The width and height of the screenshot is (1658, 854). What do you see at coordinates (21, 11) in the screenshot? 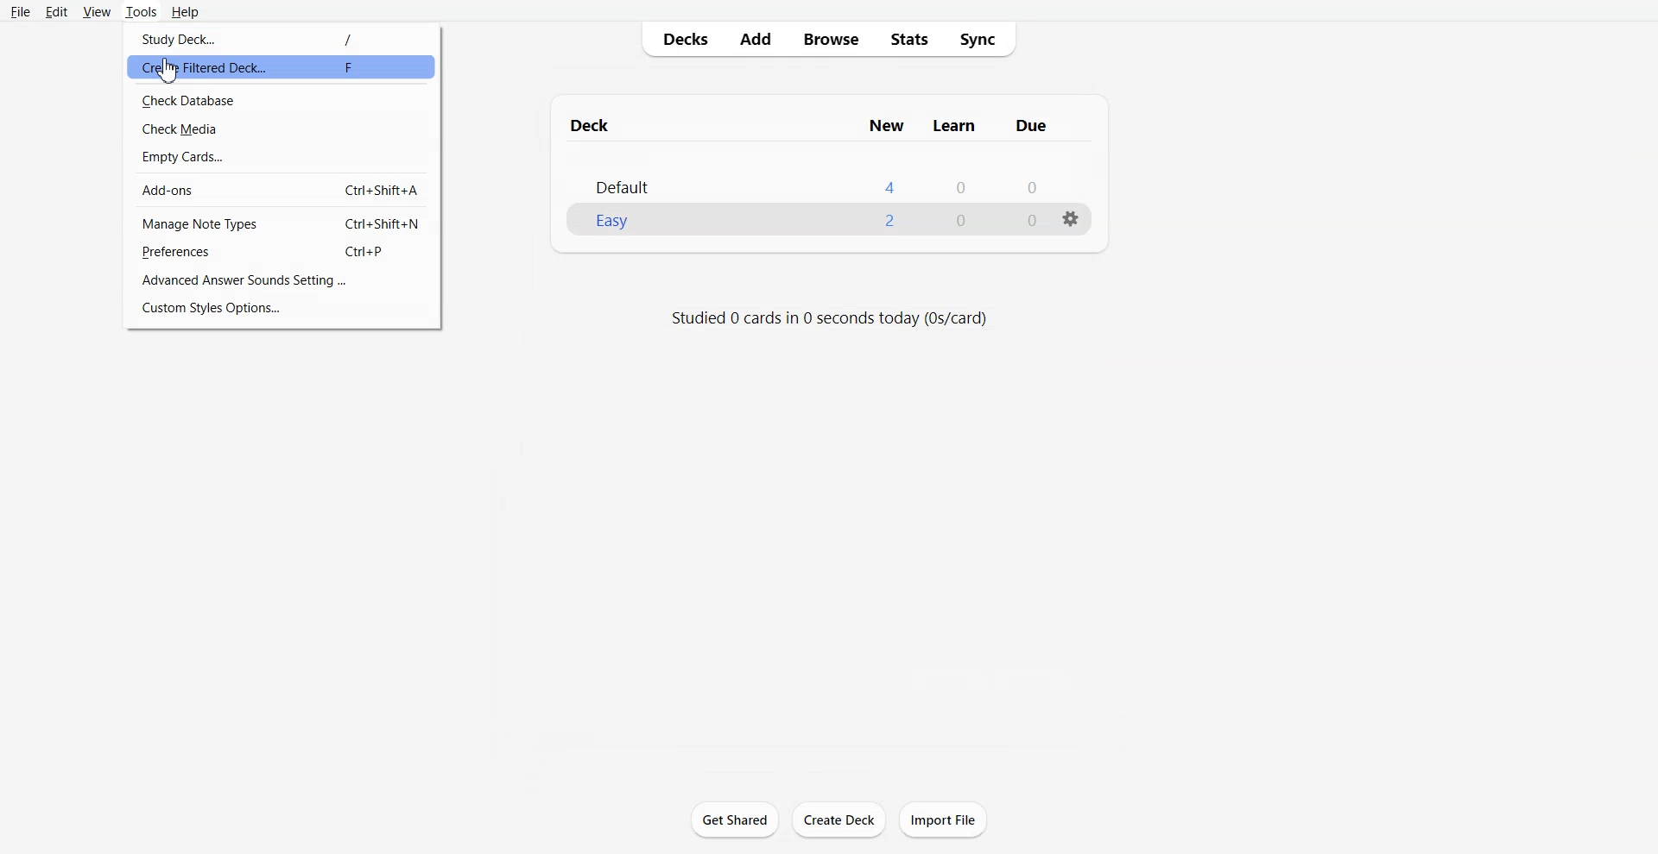
I see `File` at bounding box center [21, 11].